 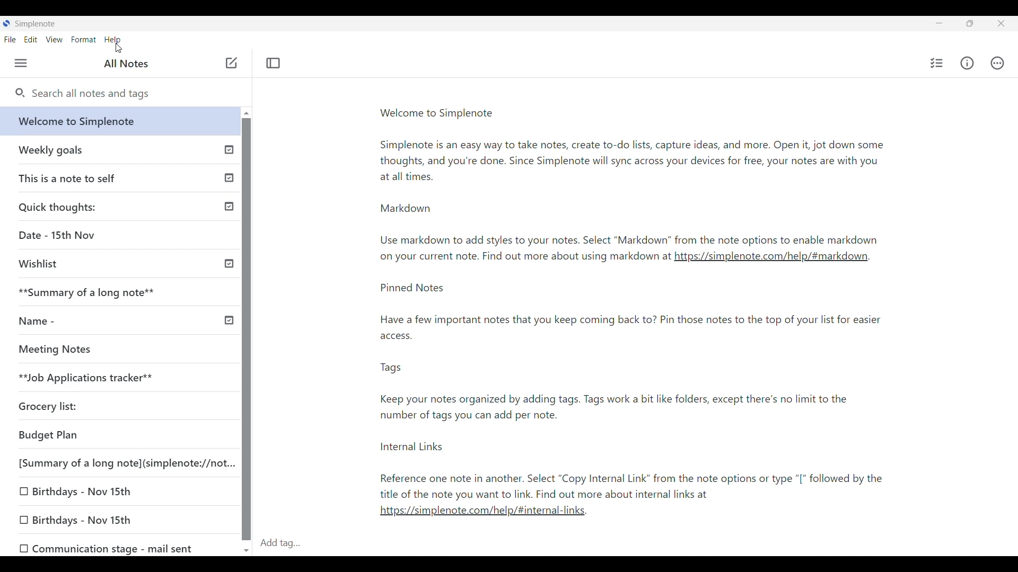 What do you see at coordinates (229, 318) in the screenshot?
I see `` at bounding box center [229, 318].